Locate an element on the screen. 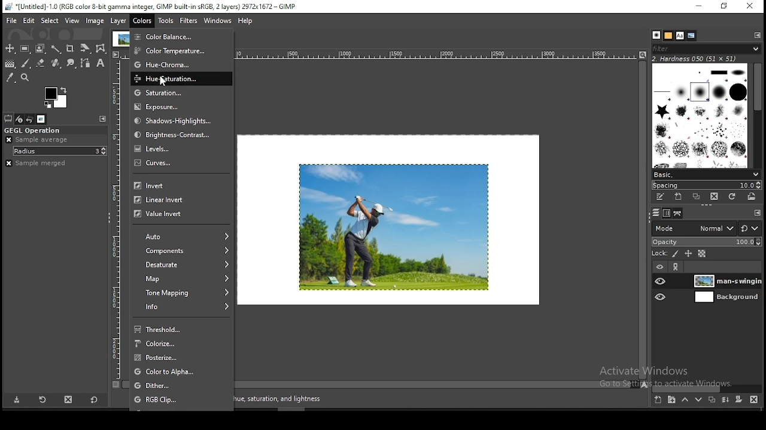 Image resolution: width=766 pixels, height=430 pixels. dither is located at coordinates (183, 385).